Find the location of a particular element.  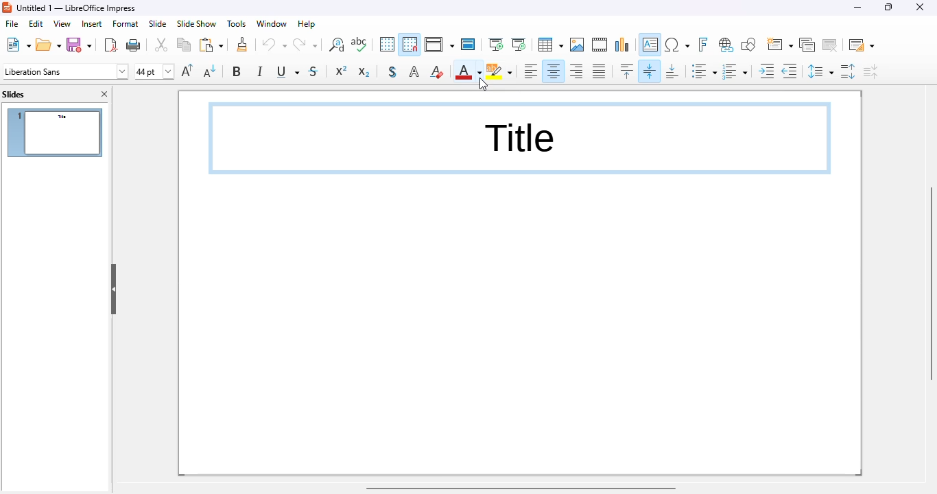

strikethrough is located at coordinates (314, 71).